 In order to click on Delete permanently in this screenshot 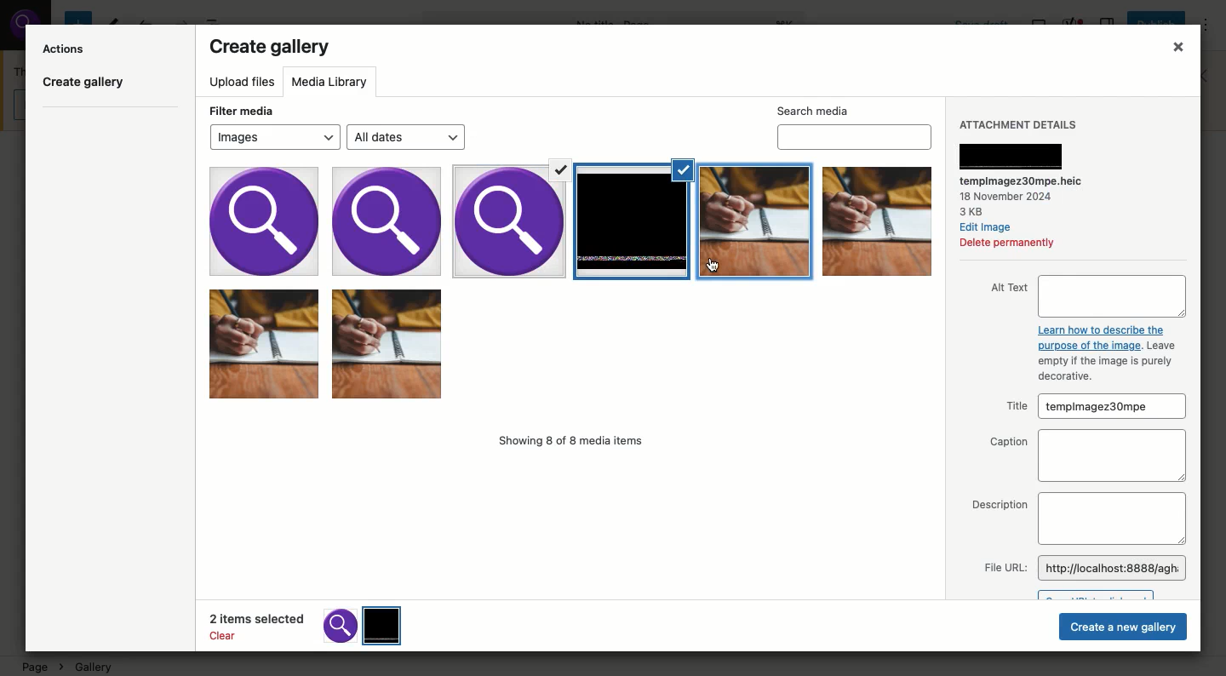, I will do `click(1013, 243)`.